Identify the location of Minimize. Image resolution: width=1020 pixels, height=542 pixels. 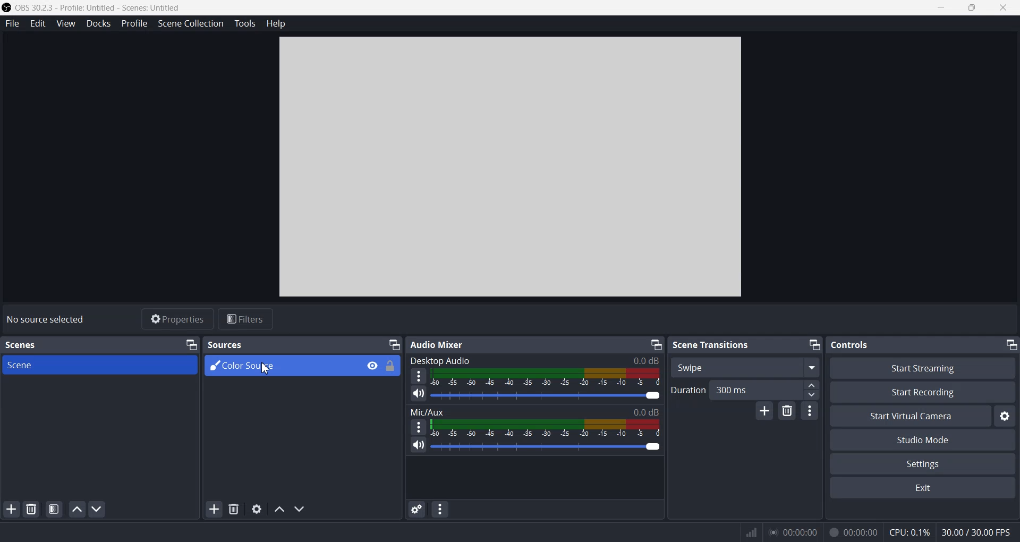
(942, 8).